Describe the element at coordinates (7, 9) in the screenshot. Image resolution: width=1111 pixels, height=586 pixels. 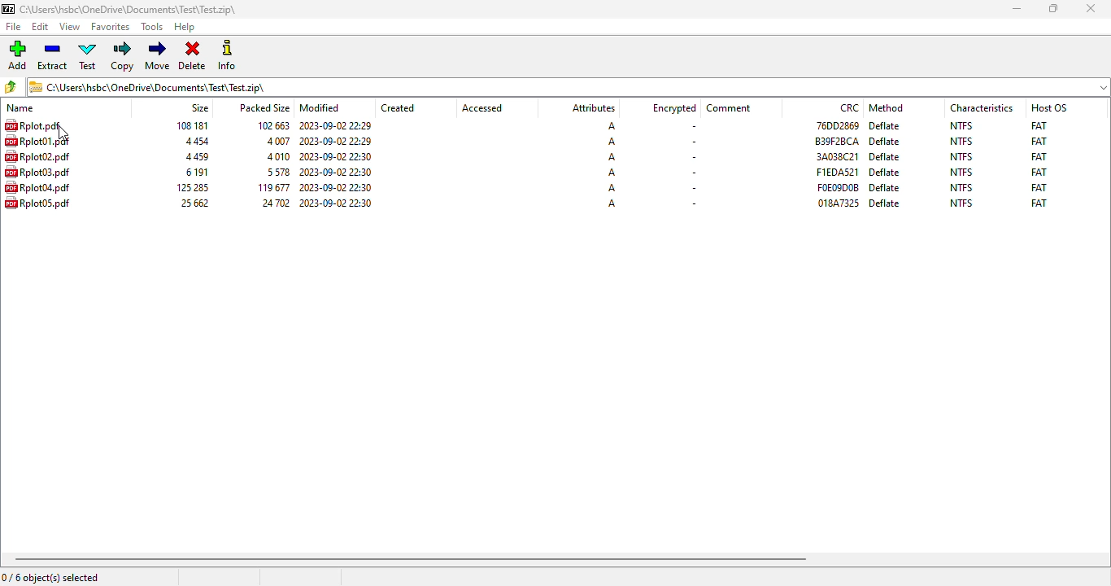
I see `logo` at that location.